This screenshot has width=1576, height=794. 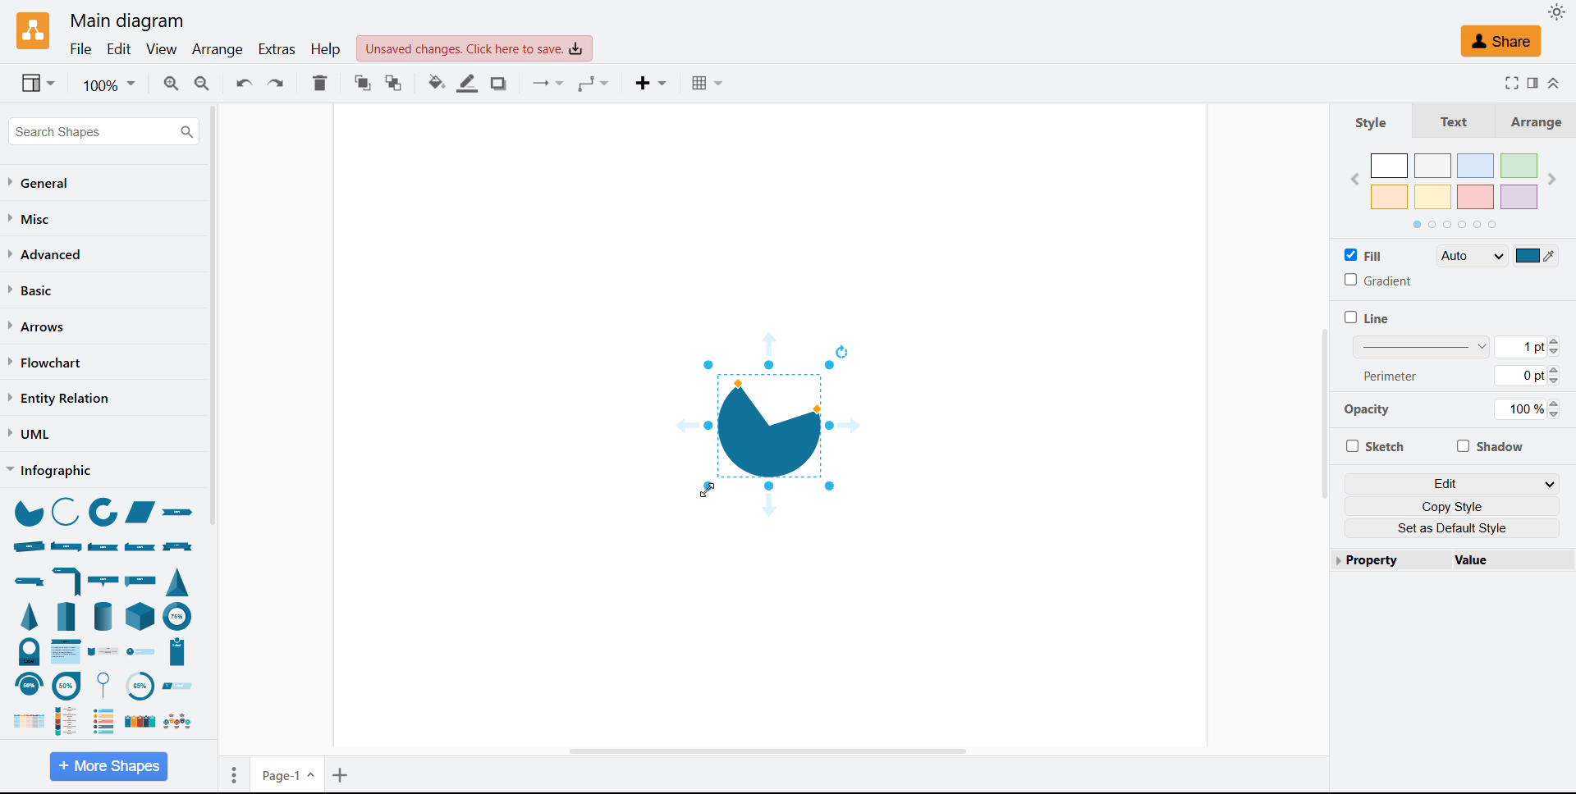 I want to click on Value , so click(x=1505, y=559).